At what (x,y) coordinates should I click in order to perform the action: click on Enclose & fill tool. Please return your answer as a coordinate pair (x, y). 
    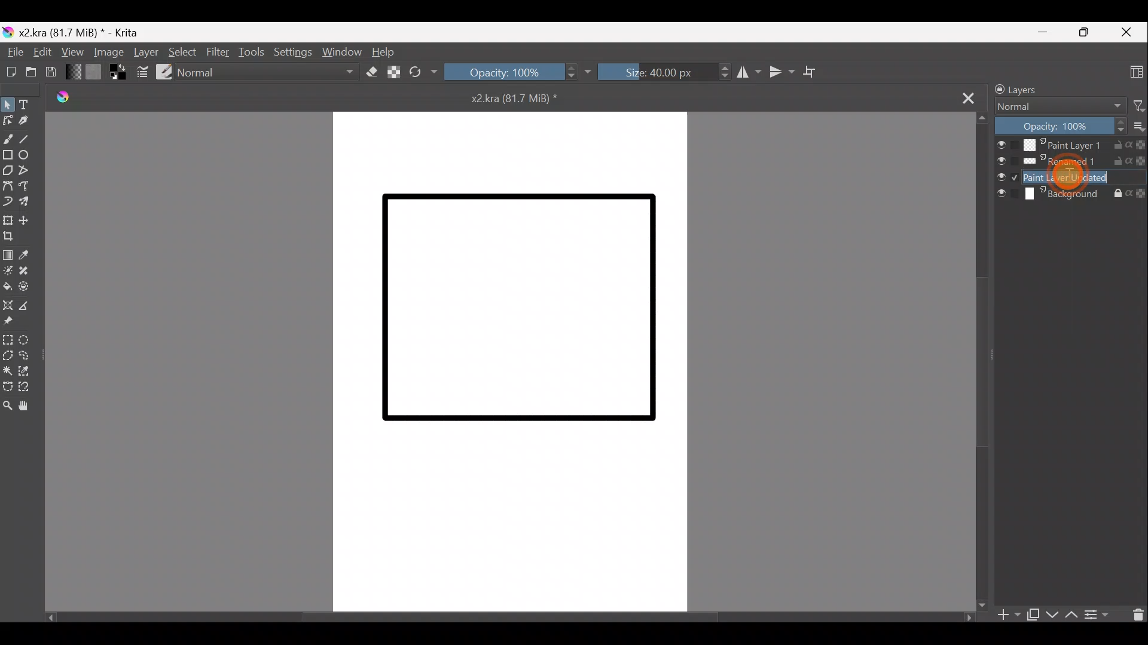
    Looking at the image, I should click on (30, 288).